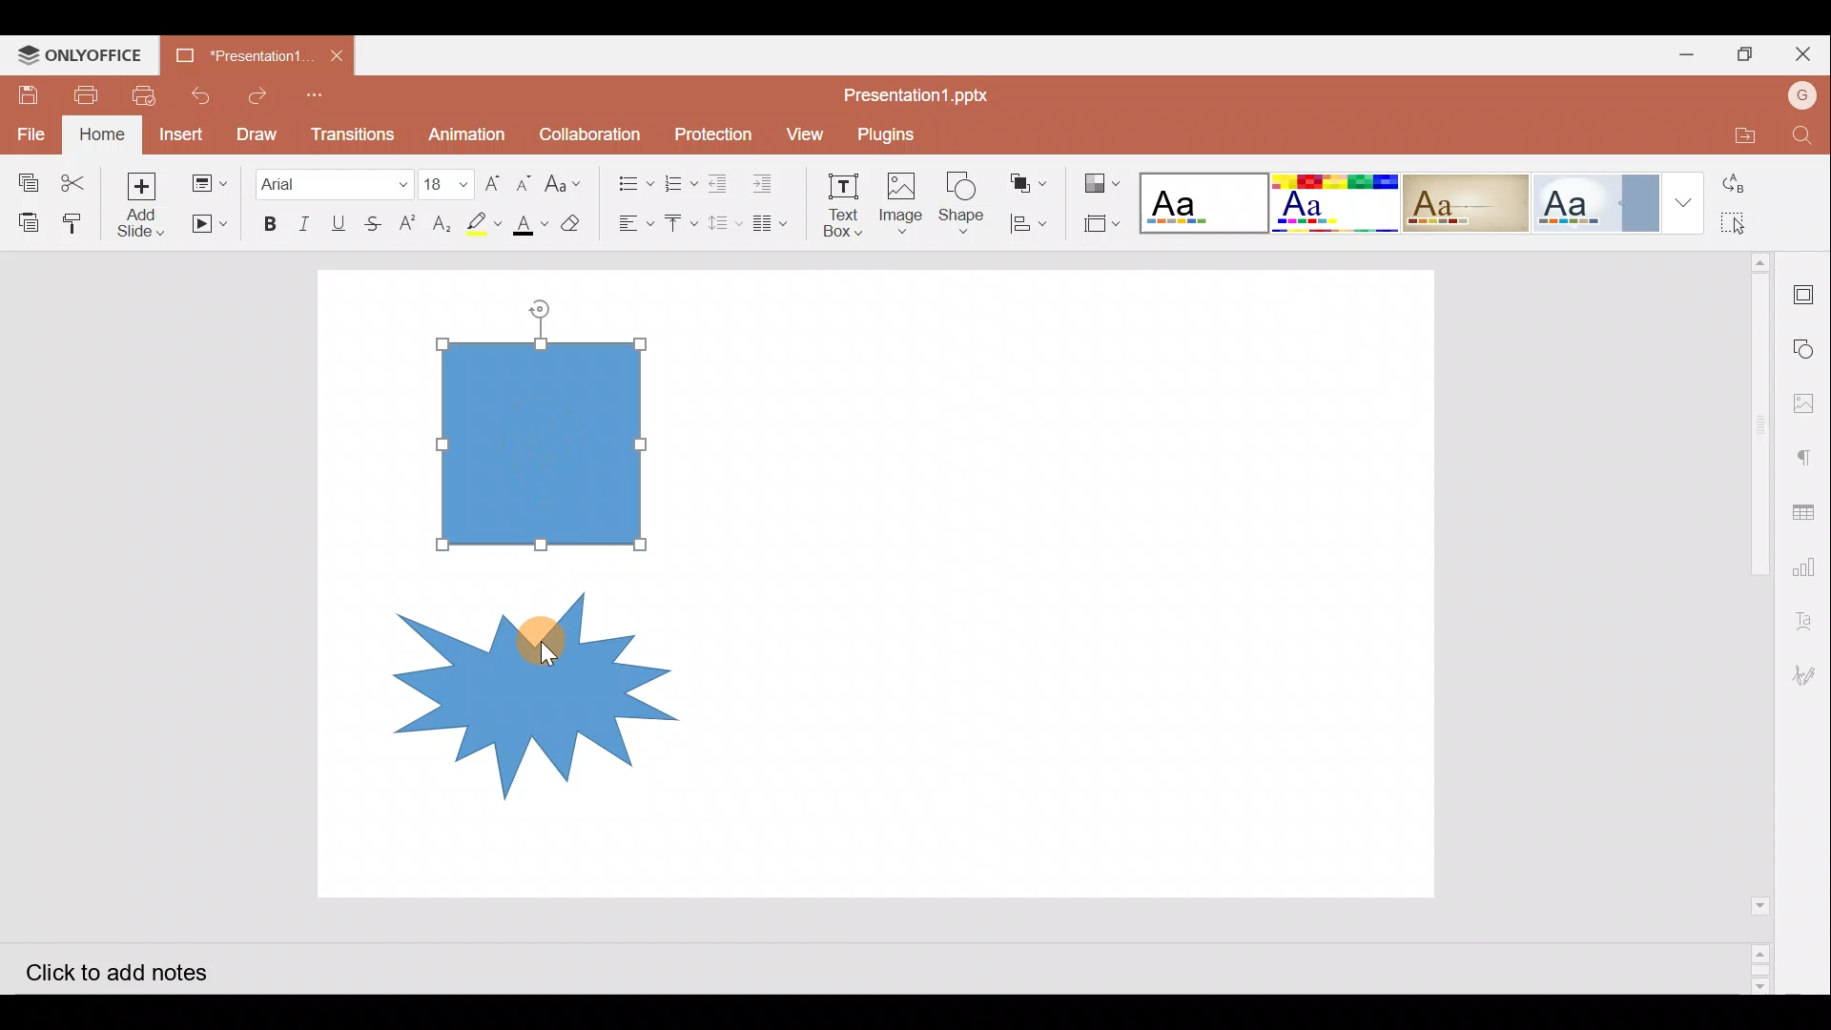 This screenshot has height=1030, width=1831. Describe the element at coordinates (1810, 511) in the screenshot. I see `Table settings` at that location.